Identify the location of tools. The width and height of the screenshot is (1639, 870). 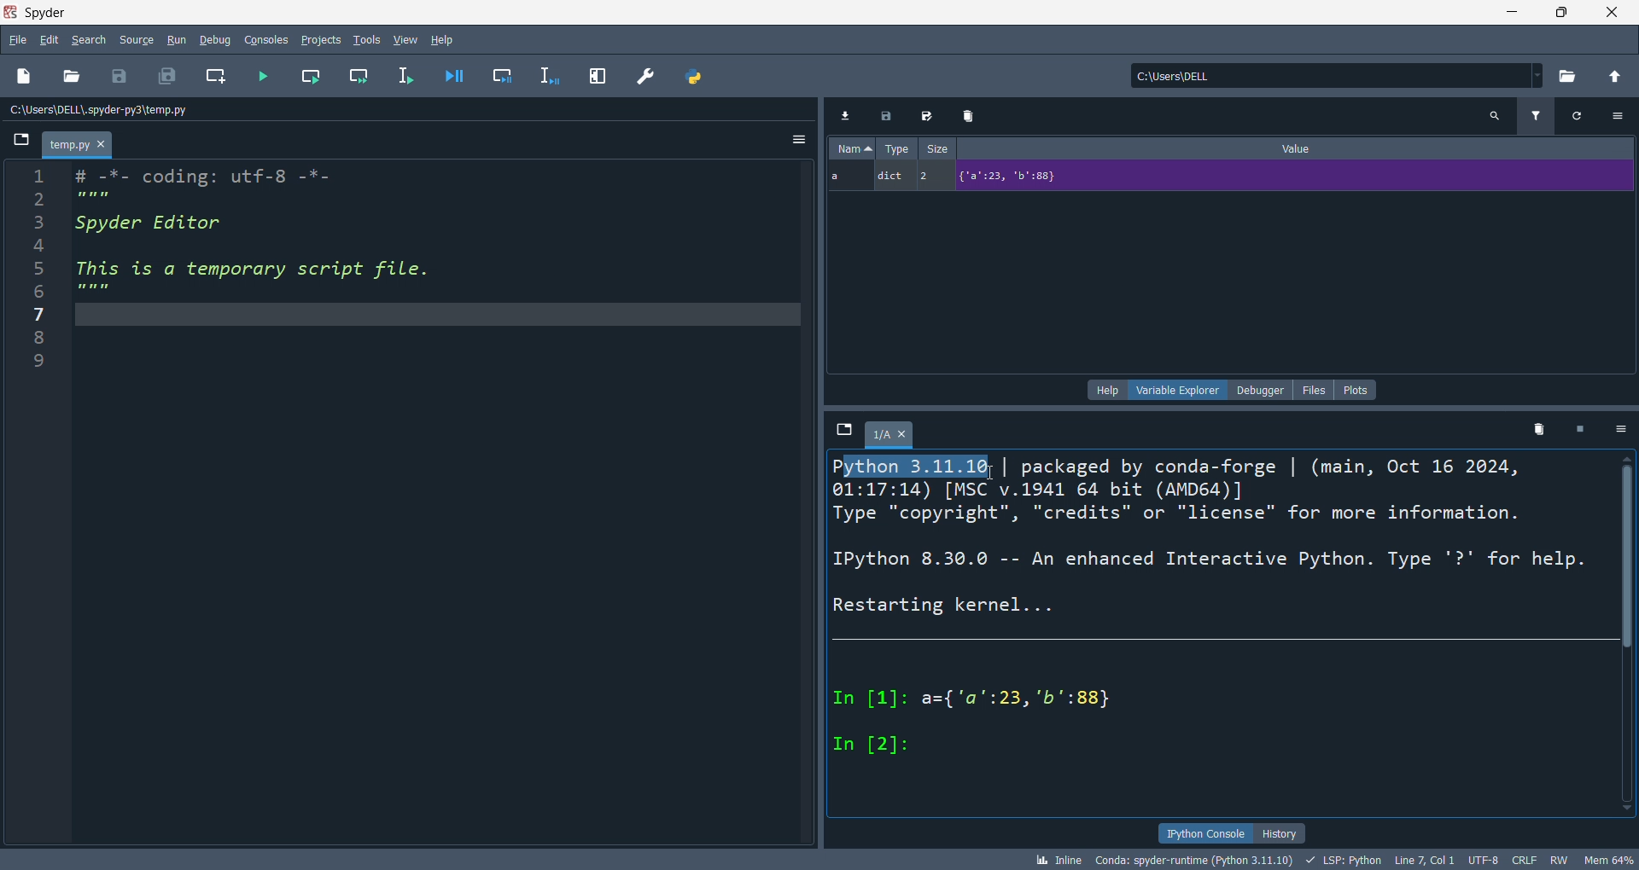
(367, 38).